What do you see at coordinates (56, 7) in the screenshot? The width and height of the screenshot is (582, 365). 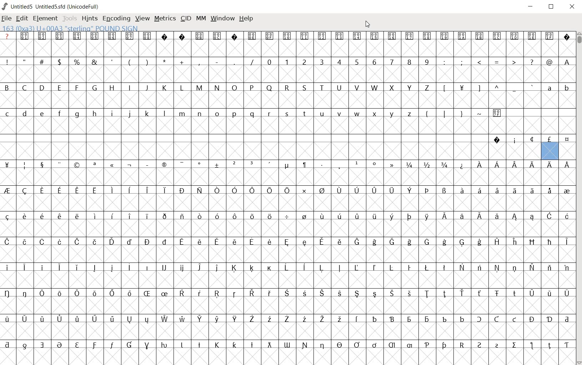 I see `Untitled5 Untitled5.sfd (UnicodeFull)` at bounding box center [56, 7].